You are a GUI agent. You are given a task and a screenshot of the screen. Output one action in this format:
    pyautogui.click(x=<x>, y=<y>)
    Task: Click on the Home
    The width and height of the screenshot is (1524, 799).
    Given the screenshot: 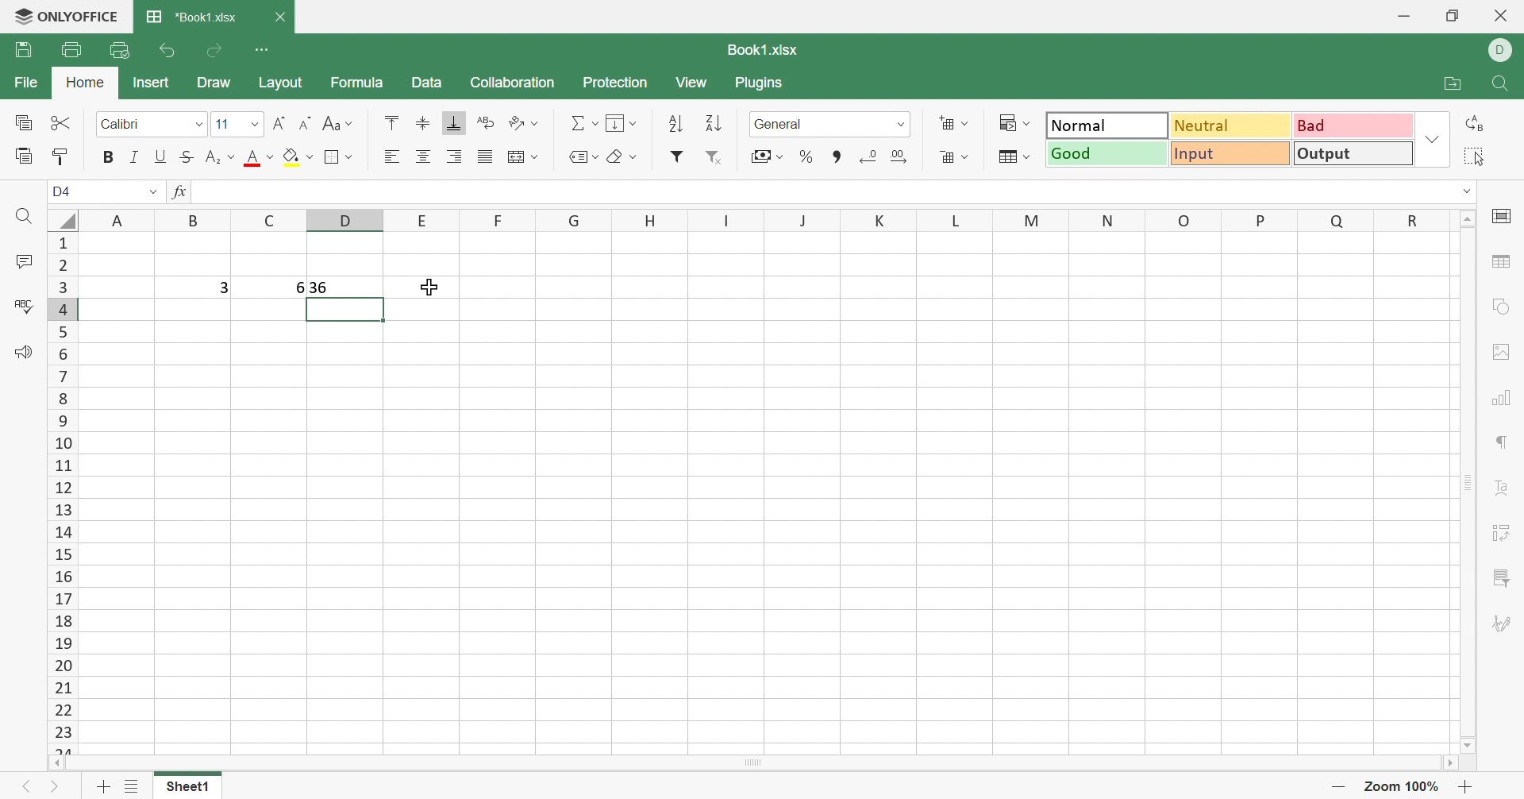 What is the action you would take?
    pyautogui.click(x=85, y=80)
    